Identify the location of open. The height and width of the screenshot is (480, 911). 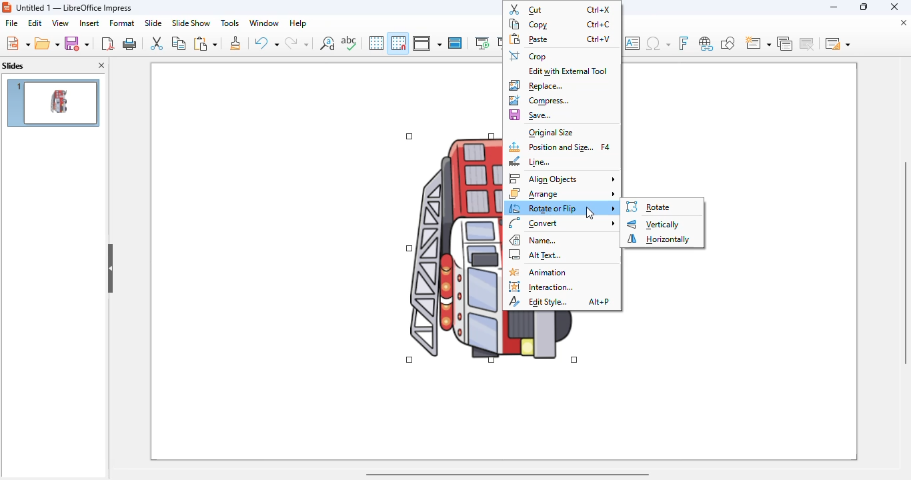
(47, 44).